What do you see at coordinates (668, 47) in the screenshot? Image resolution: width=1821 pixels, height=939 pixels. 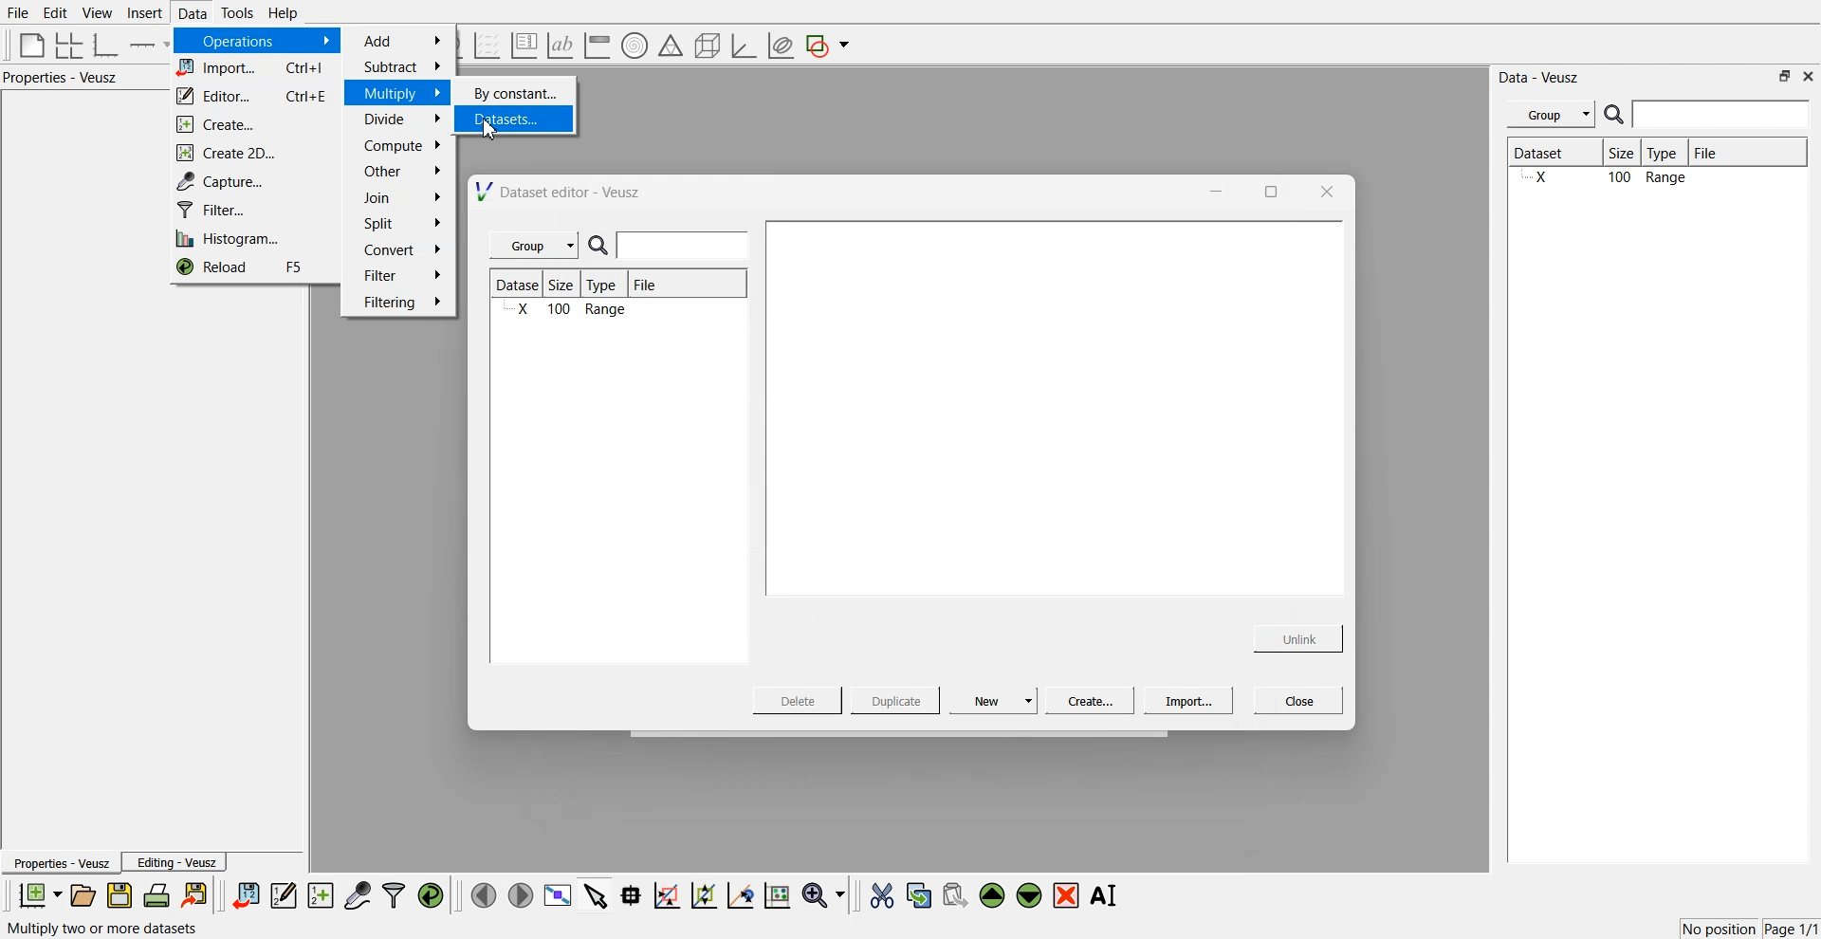 I see `ternary shapes` at bounding box center [668, 47].